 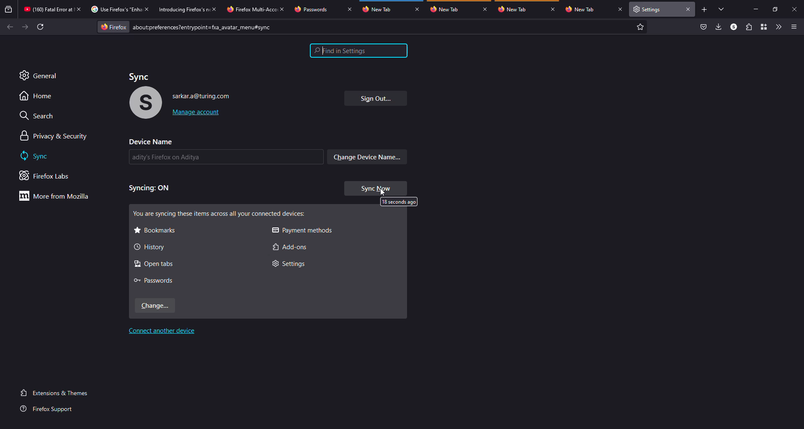 What do you see at coordinates (317, 10) in the screenshot?
I see `tab` at bounding box center [317, 10].